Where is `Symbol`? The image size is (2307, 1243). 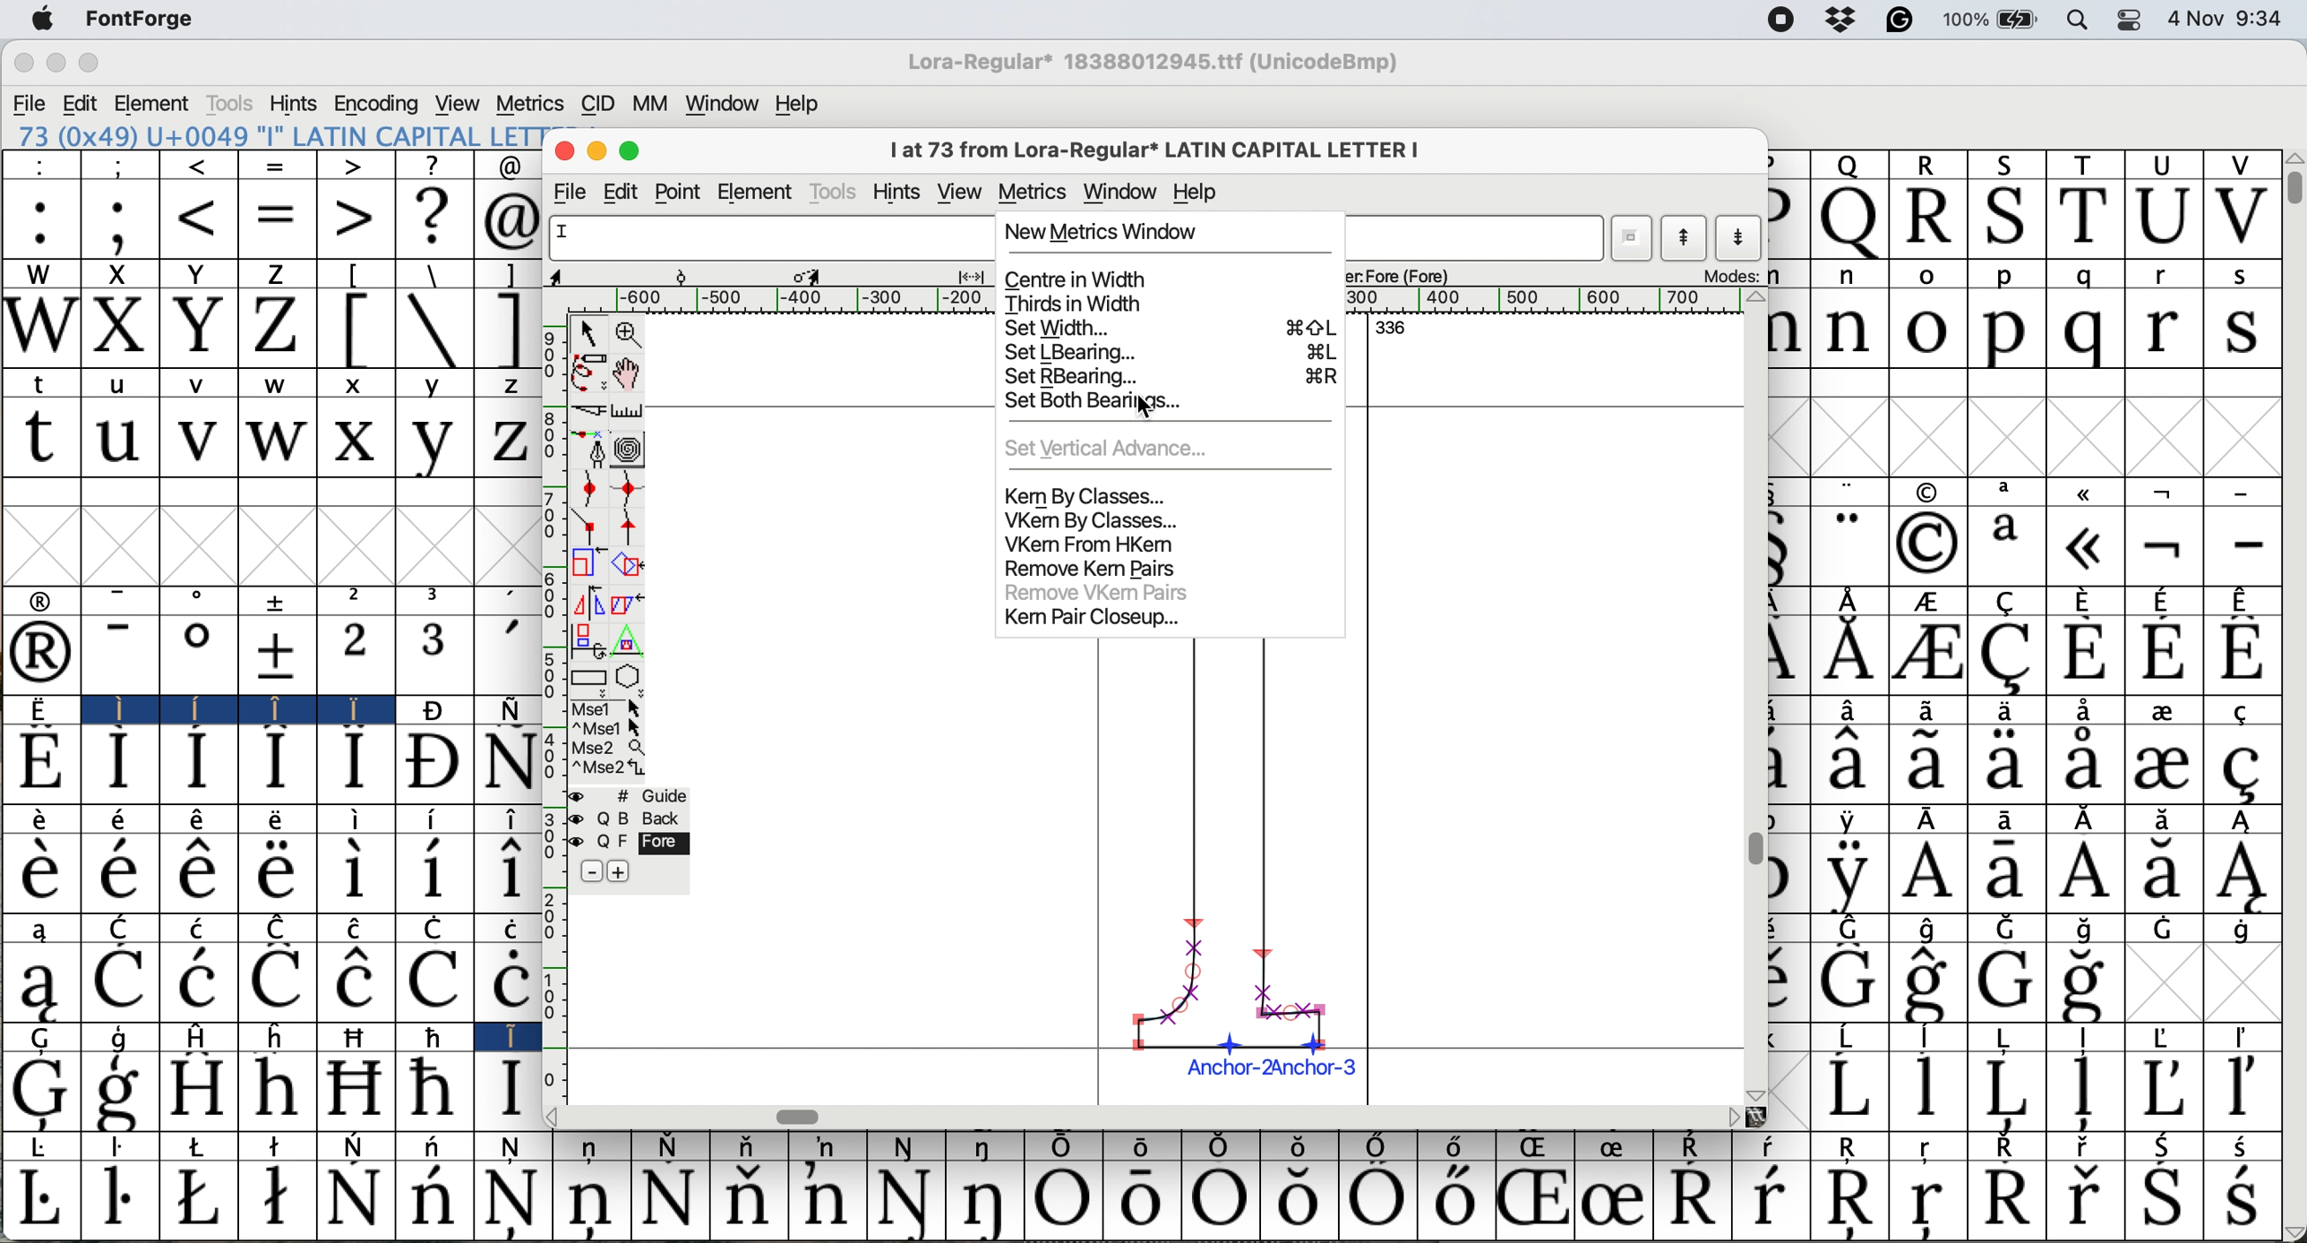
Symbol is located at coordinates (828, 1146).